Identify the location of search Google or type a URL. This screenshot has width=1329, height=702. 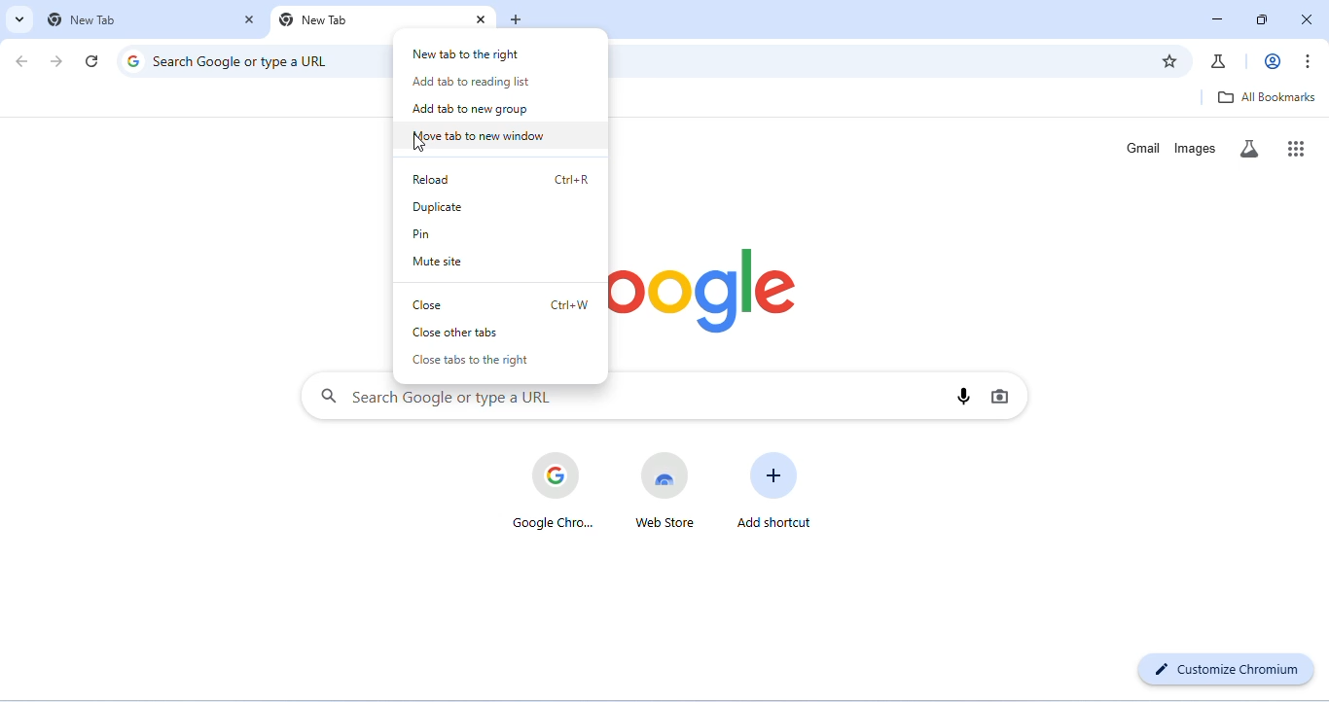
(244, 60).